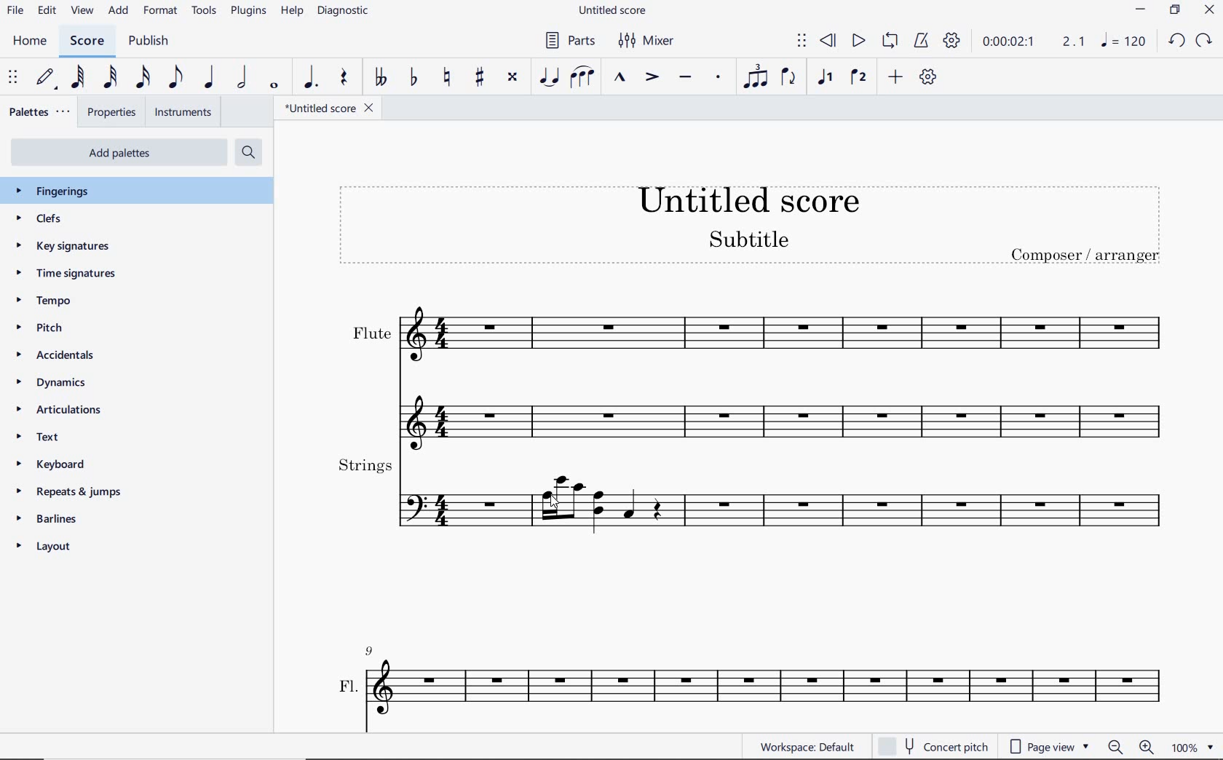  I want to click on search palettes, so click(250, 154).